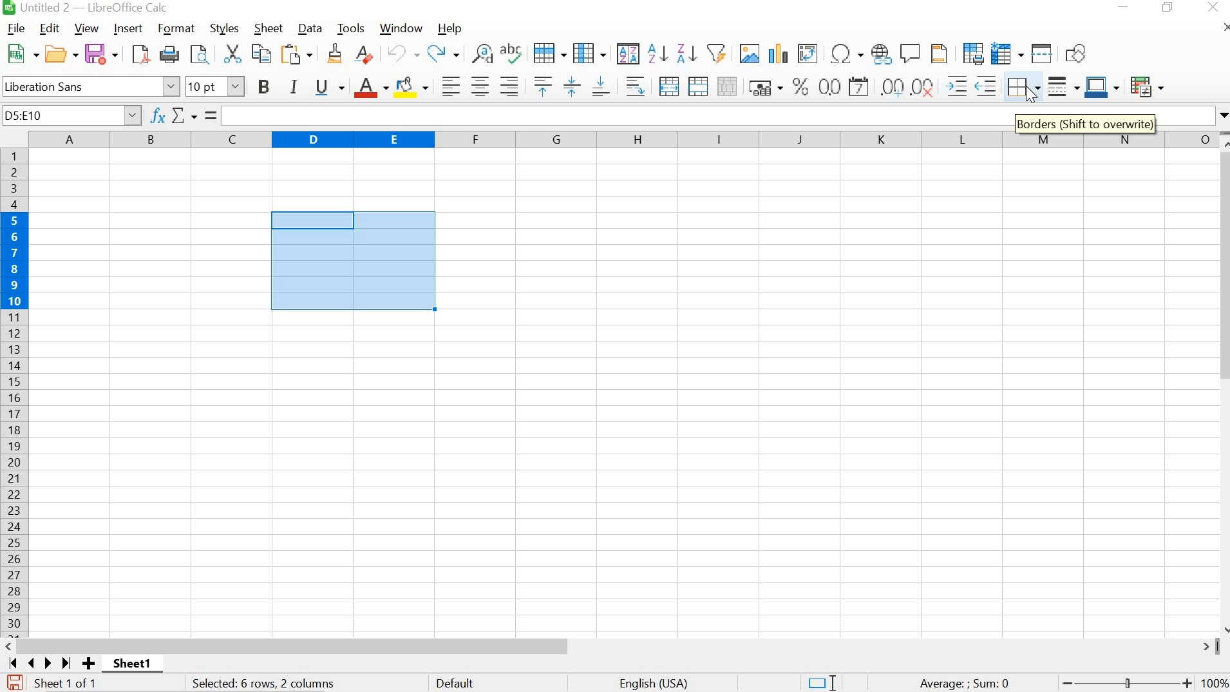 This screenshot has width=1230, height=692. I want to click on TOOLS, so click(352, 28).